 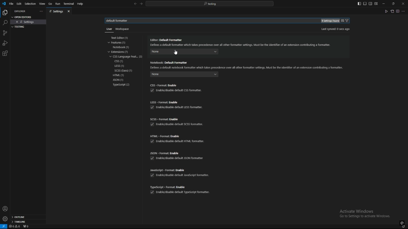 I want to click on profile, so click(x=5, y=209).